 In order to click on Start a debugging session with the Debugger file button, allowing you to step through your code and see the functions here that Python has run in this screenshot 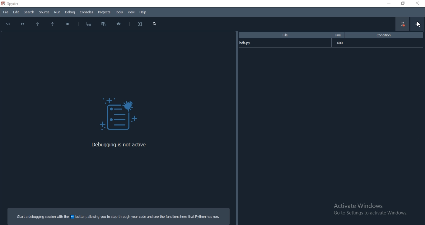, I will do `click(119, 216)`.